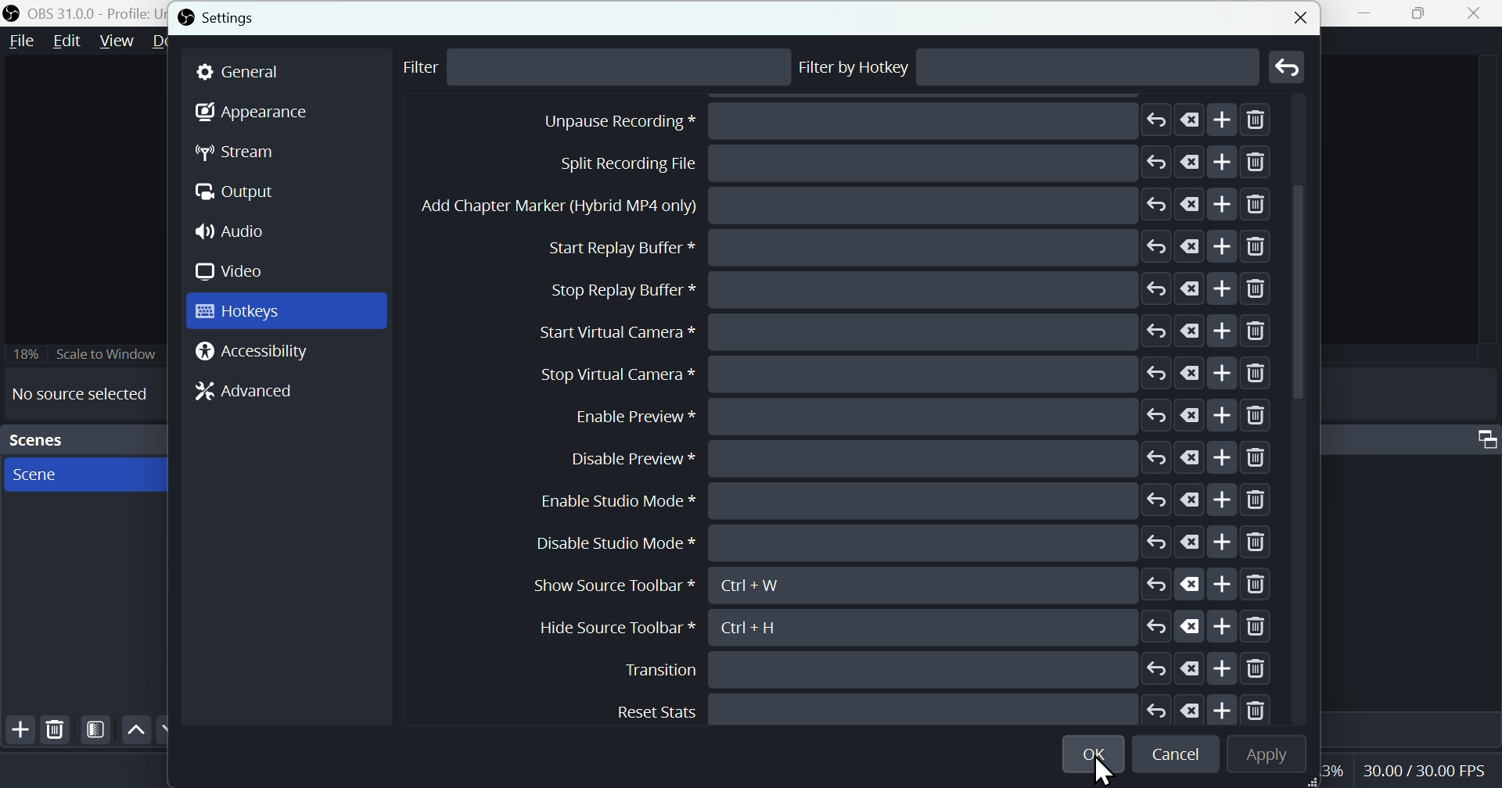  I want to click on Docks, so click(171, 42).